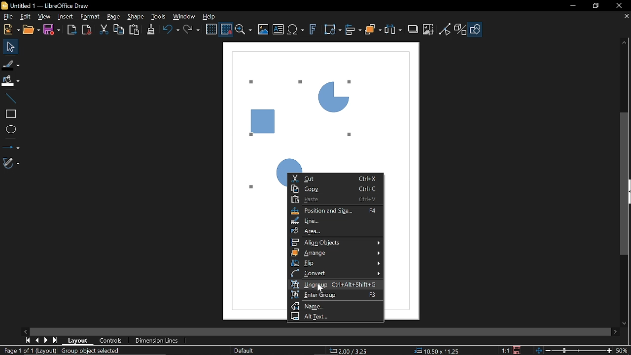 This screenshot has height=355, width=631. I want to click on Change zoom, so click(575, 350).